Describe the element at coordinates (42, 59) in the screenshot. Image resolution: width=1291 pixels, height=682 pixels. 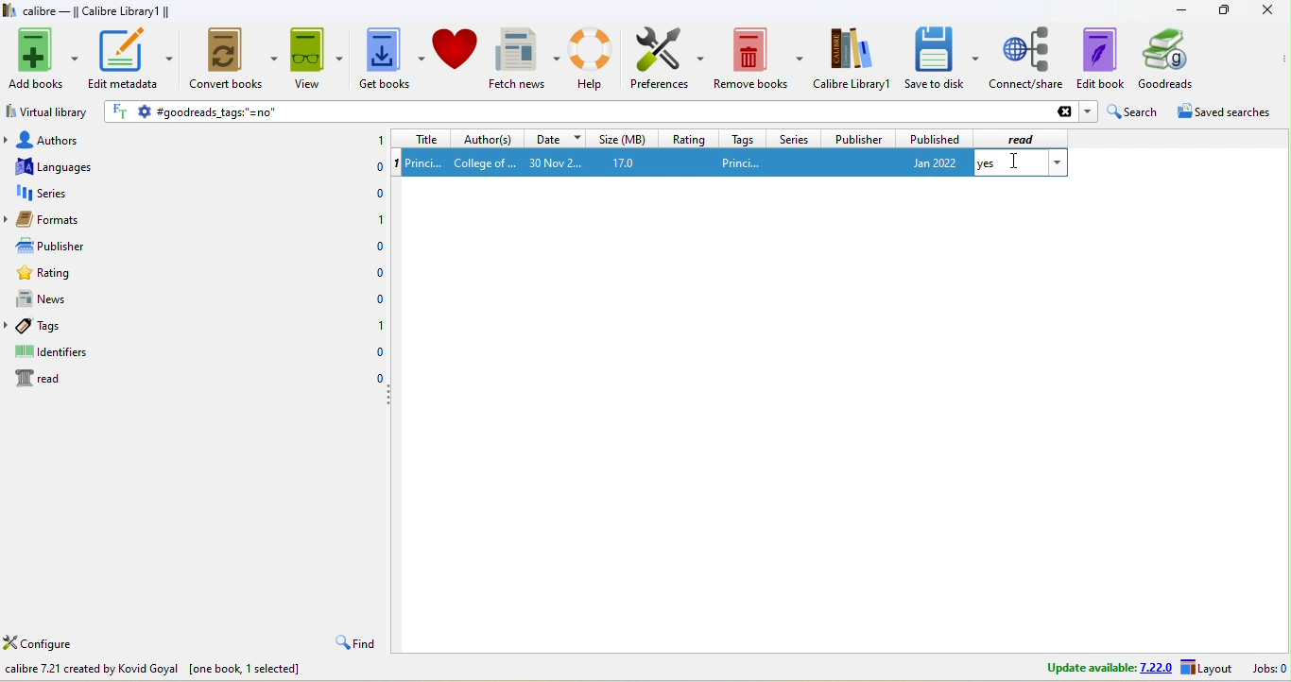
I see `add books` at that location.